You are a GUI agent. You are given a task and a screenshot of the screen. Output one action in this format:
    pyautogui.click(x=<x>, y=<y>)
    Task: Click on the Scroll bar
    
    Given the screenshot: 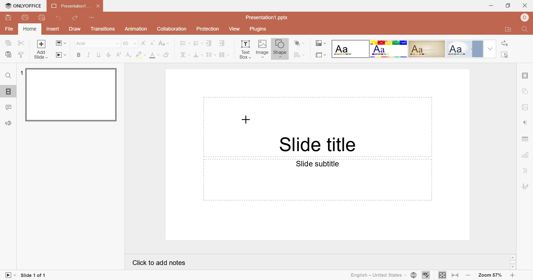 What is the action you would take?
    pyautogui.click(x=513, y=262)
    